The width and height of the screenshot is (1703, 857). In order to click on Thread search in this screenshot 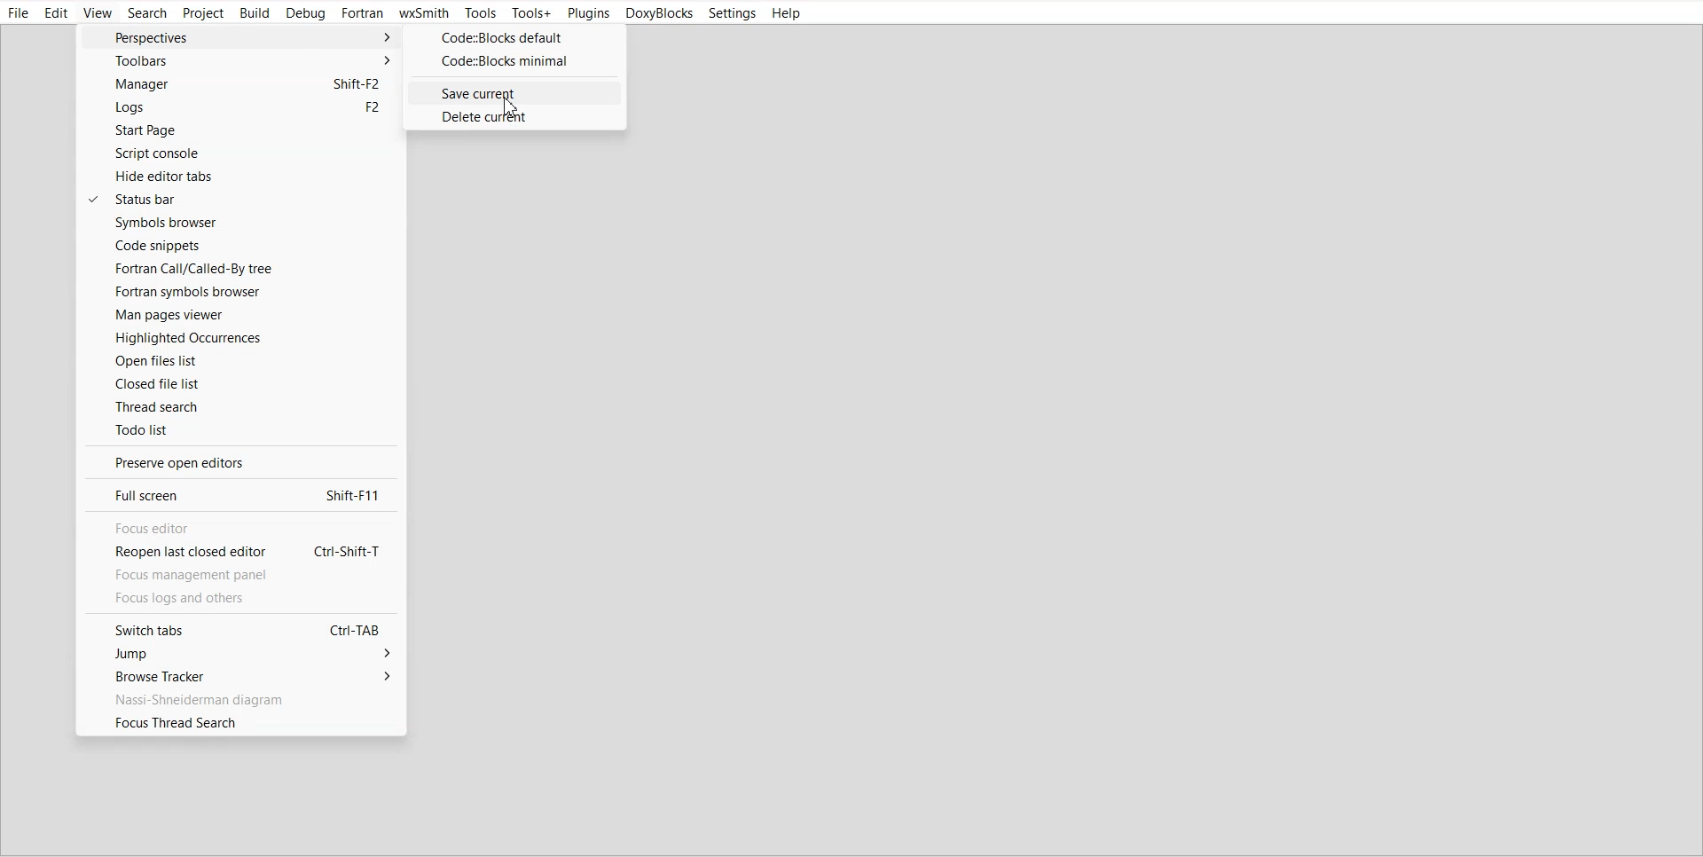, I will do `click(241, 405)`.